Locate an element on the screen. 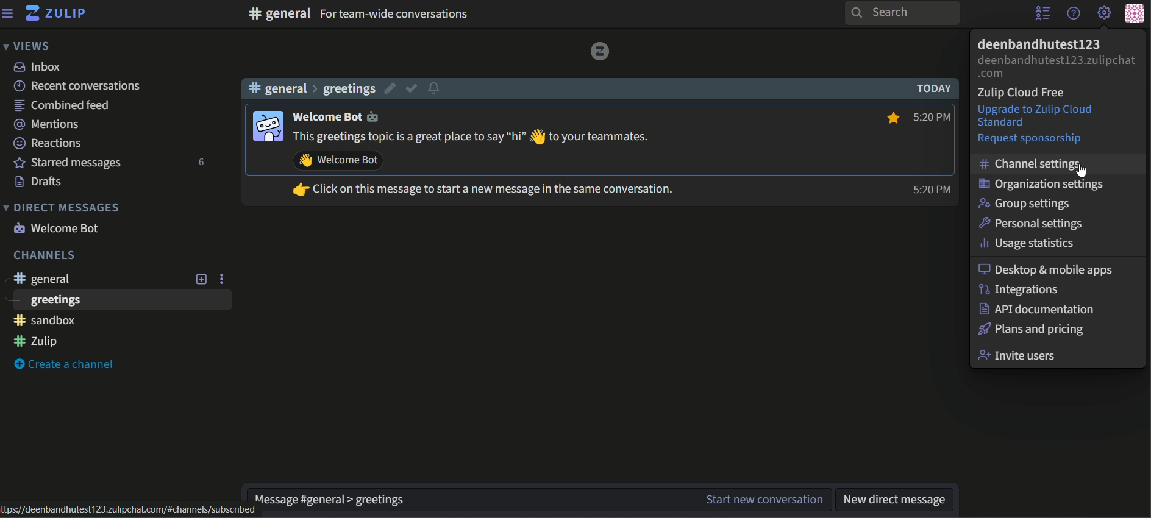 Image resolution: width=1151 pixels, height=518 pixels. standard is located at coordinates (1006, 123).